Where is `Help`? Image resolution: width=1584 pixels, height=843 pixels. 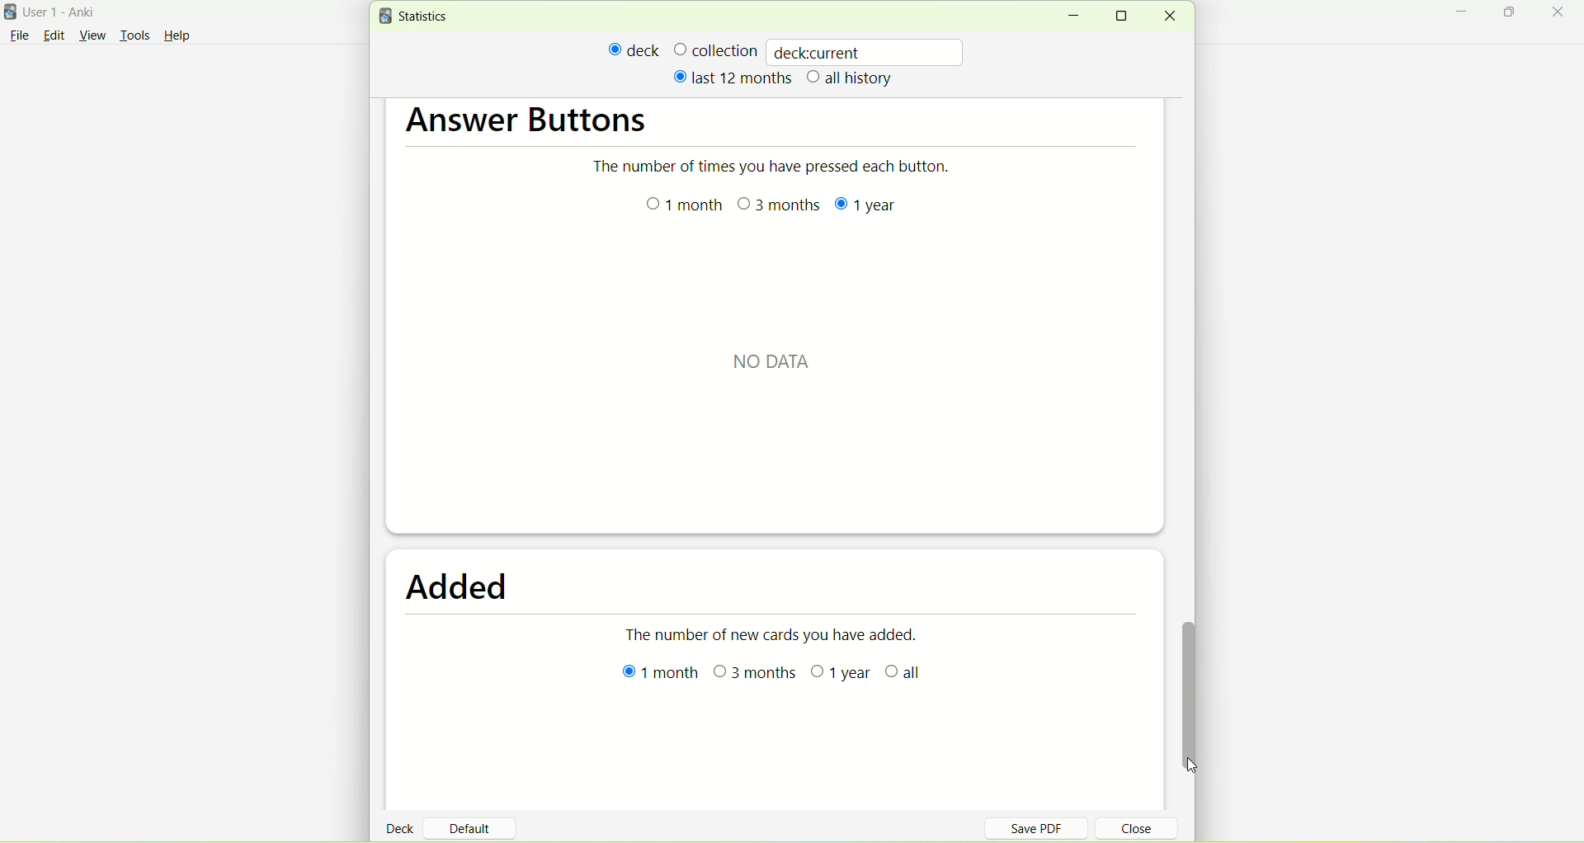
Help is located at coordinates (177, 38).